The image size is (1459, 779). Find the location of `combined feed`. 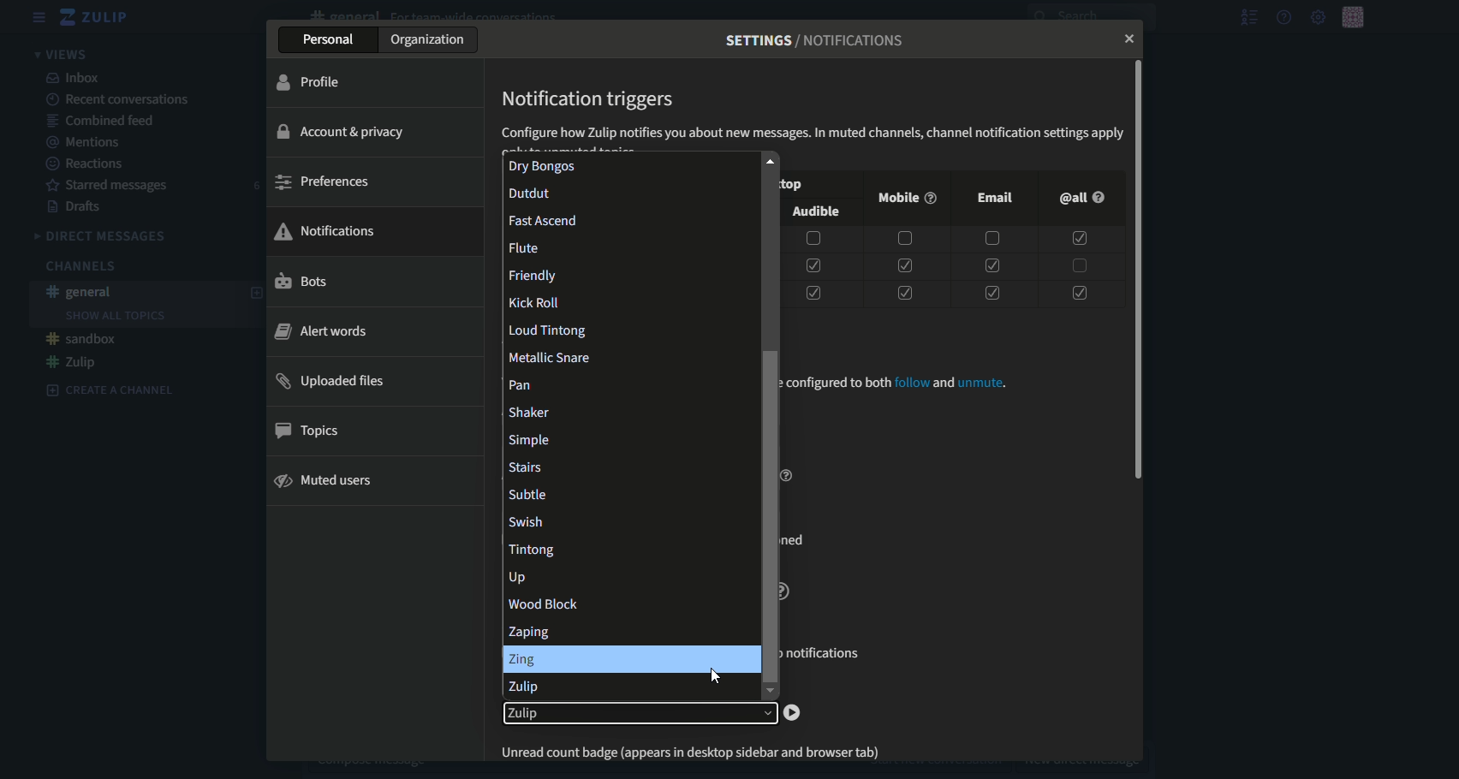

combined feed is located at coordinates (104, 120).